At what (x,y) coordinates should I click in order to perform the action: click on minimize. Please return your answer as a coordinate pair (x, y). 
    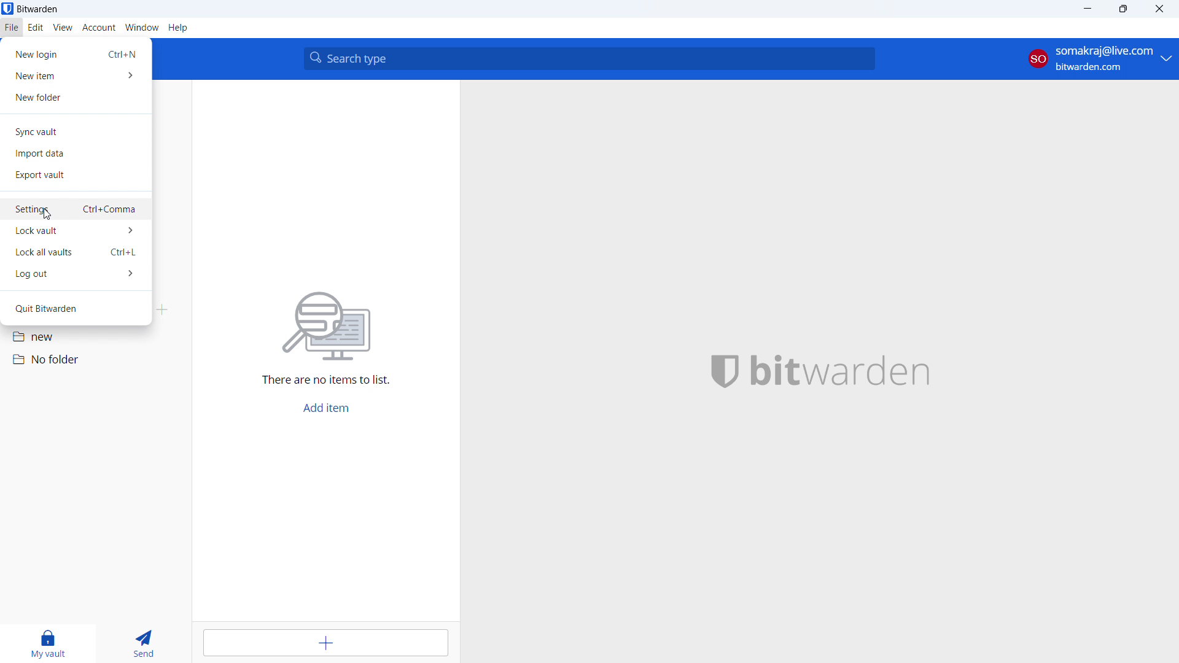
    Looking at the image, I should click on (1087, 9).